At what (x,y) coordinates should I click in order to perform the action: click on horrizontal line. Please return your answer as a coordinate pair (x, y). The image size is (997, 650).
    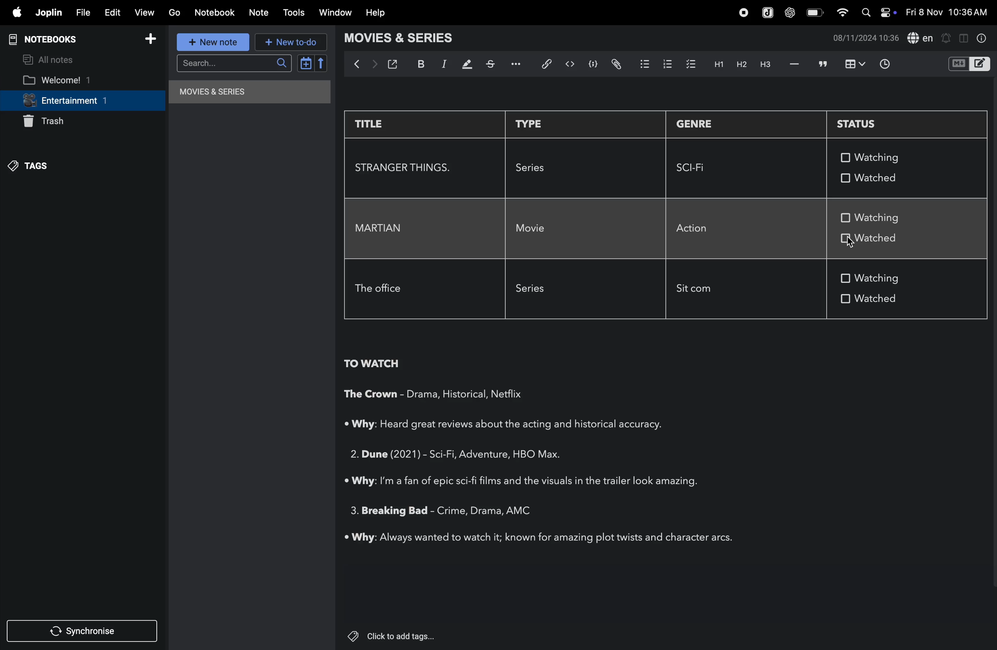
    Looking at the image, I should click on (793, 64).